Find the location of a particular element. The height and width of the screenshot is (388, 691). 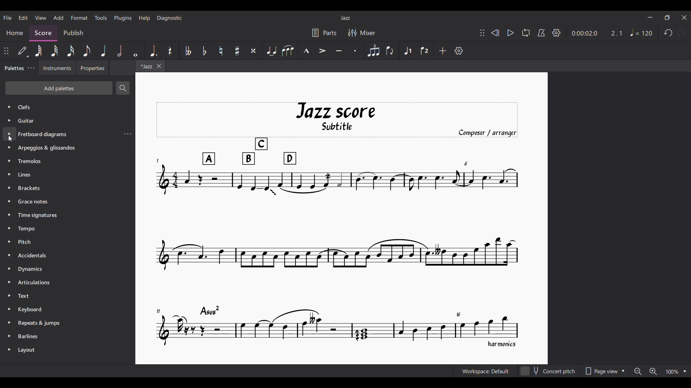

Add is located at coordinates (443, 51).